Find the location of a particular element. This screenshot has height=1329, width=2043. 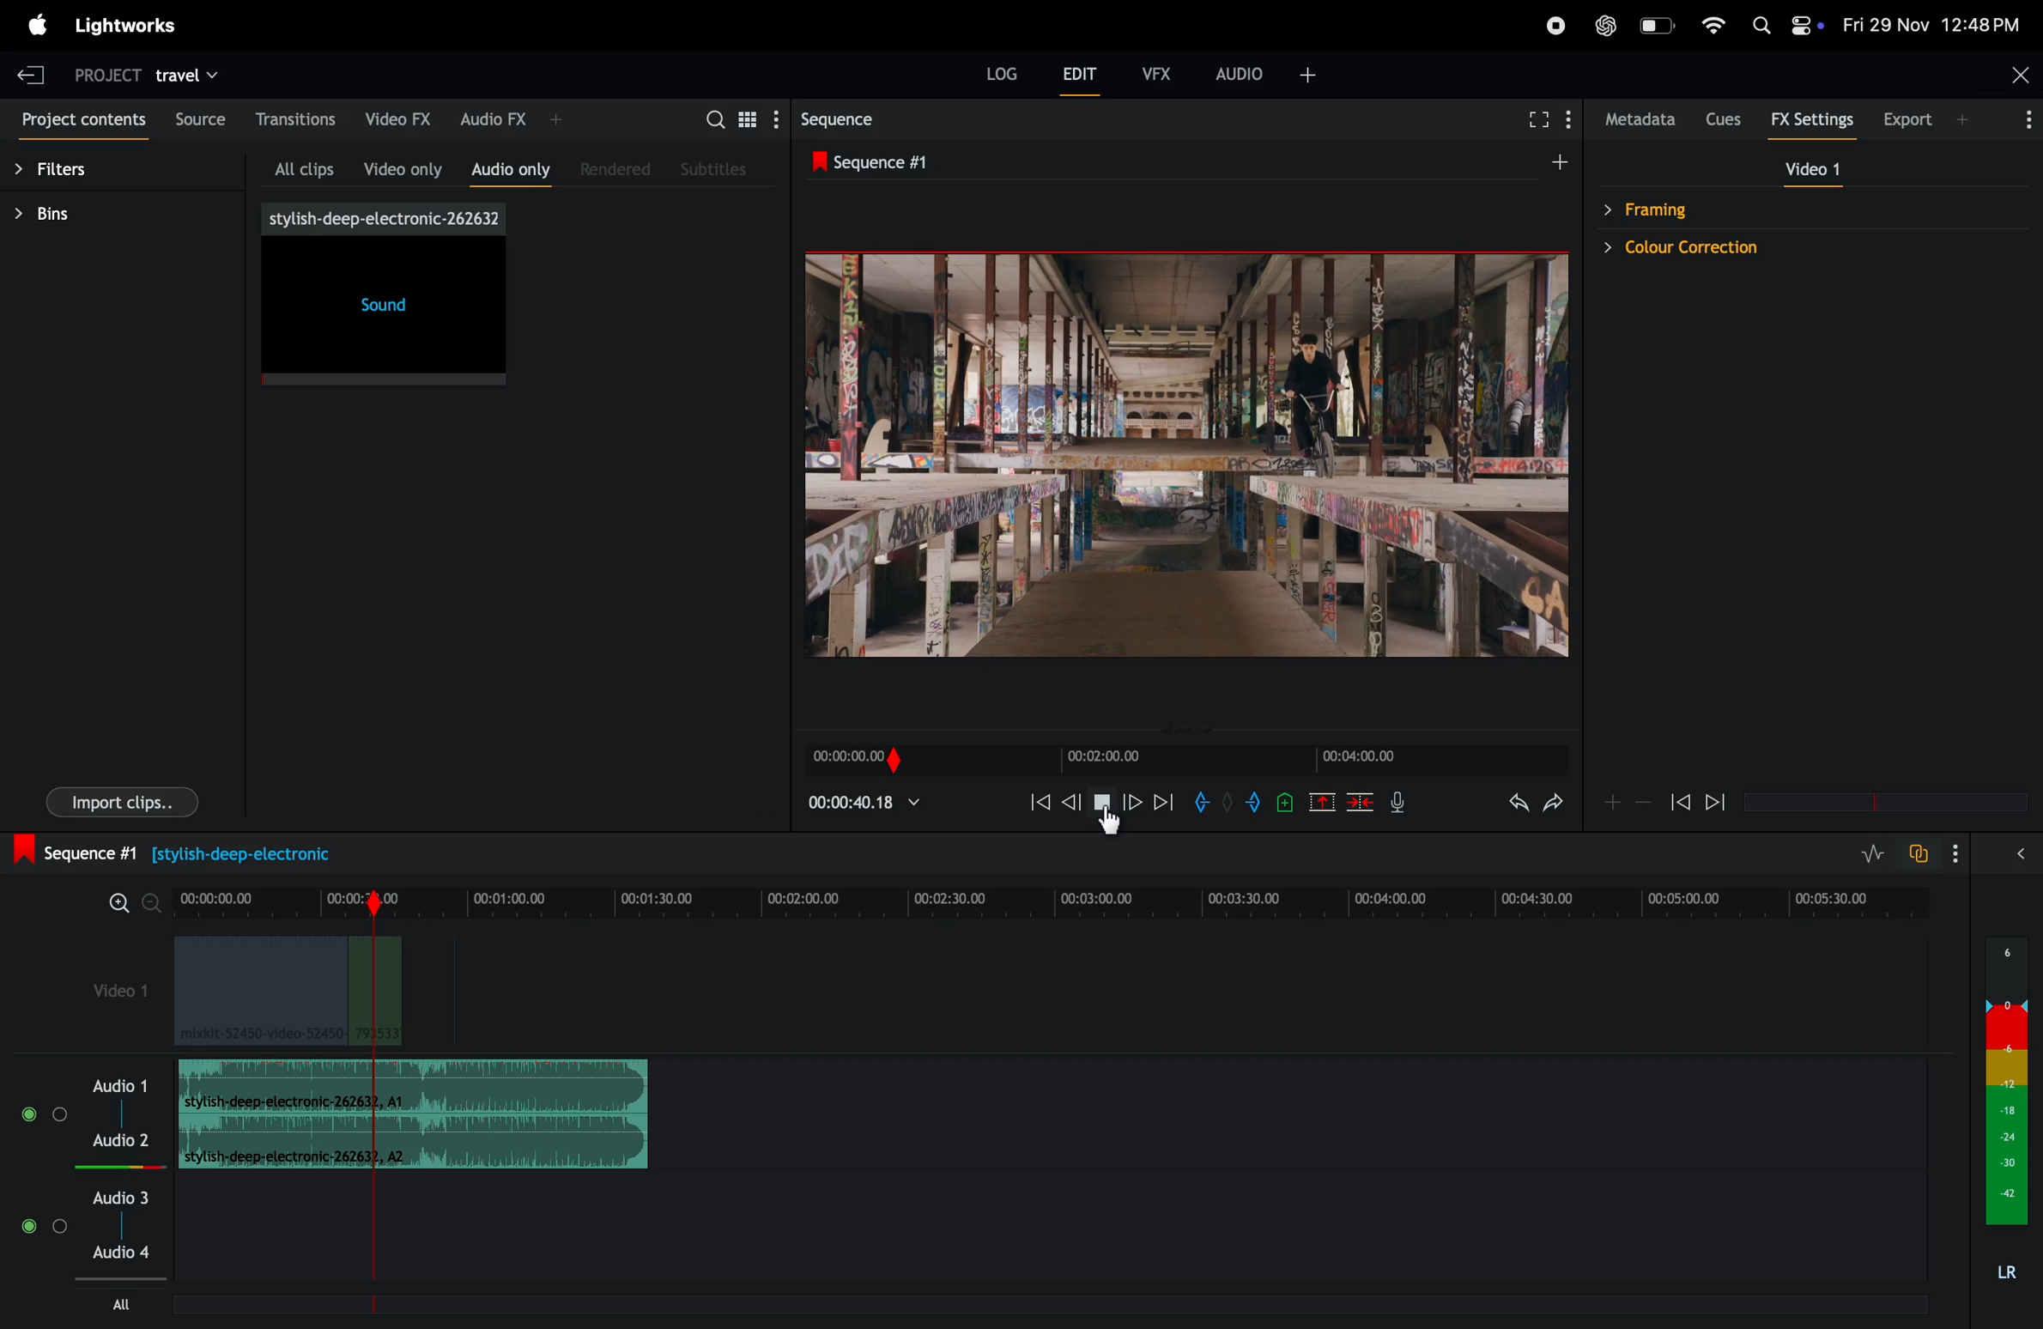

record is located at coordinates (1555, 25).